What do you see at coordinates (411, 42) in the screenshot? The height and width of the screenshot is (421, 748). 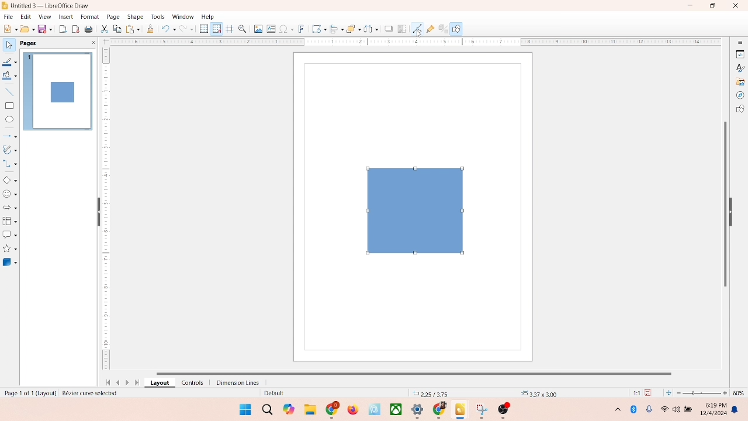 I see `scale bar` at bounding box center [411, 42].